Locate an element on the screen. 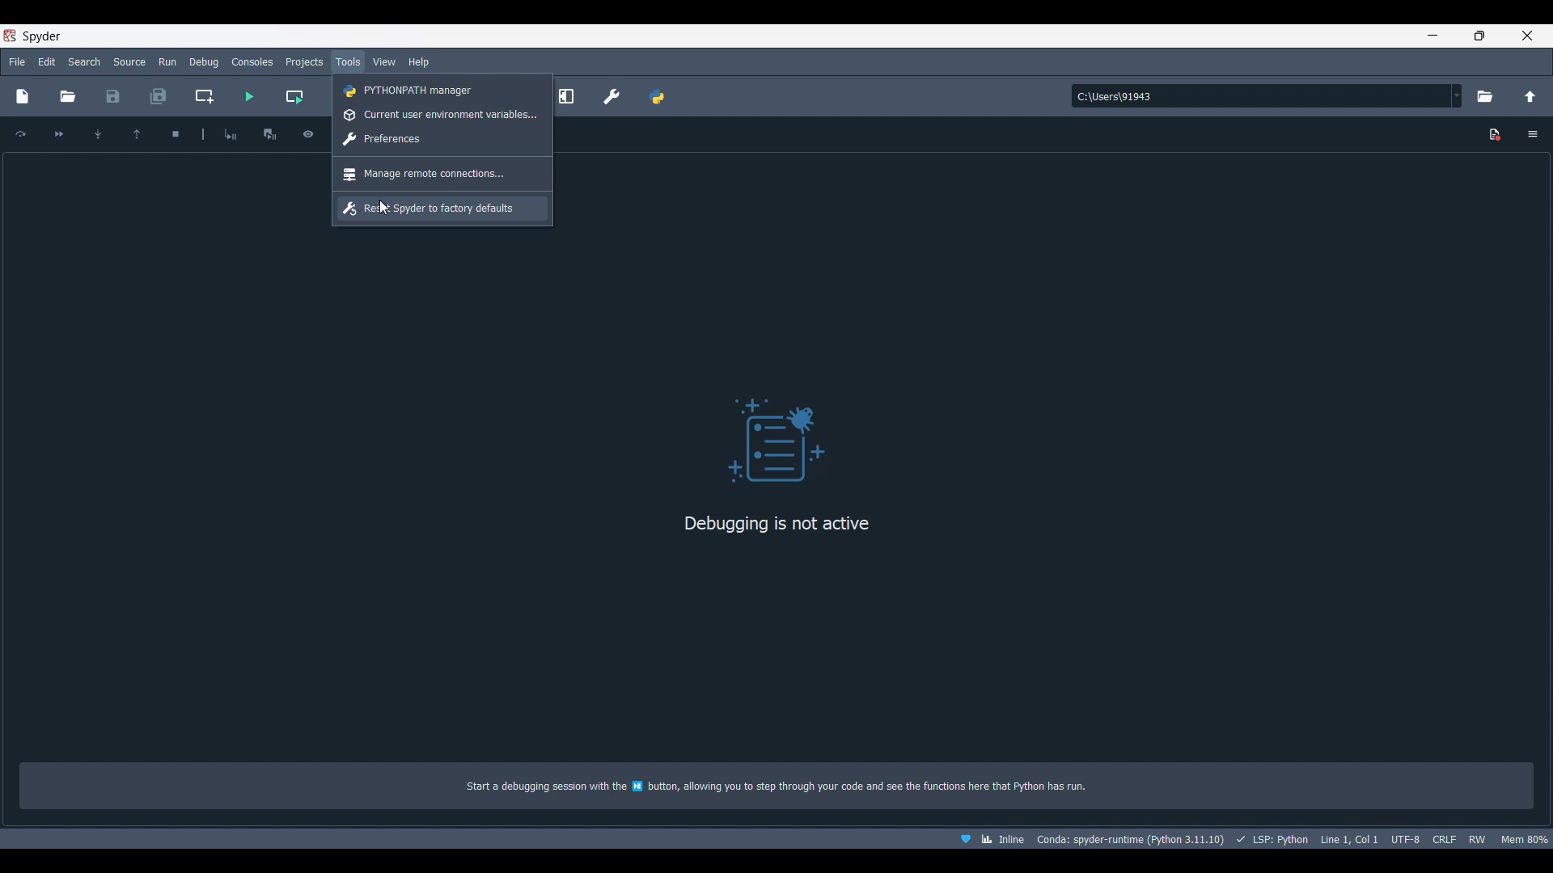 The height and width of the screenshot is (873, 1553). Debug menu is located at coordinates (204, 62).